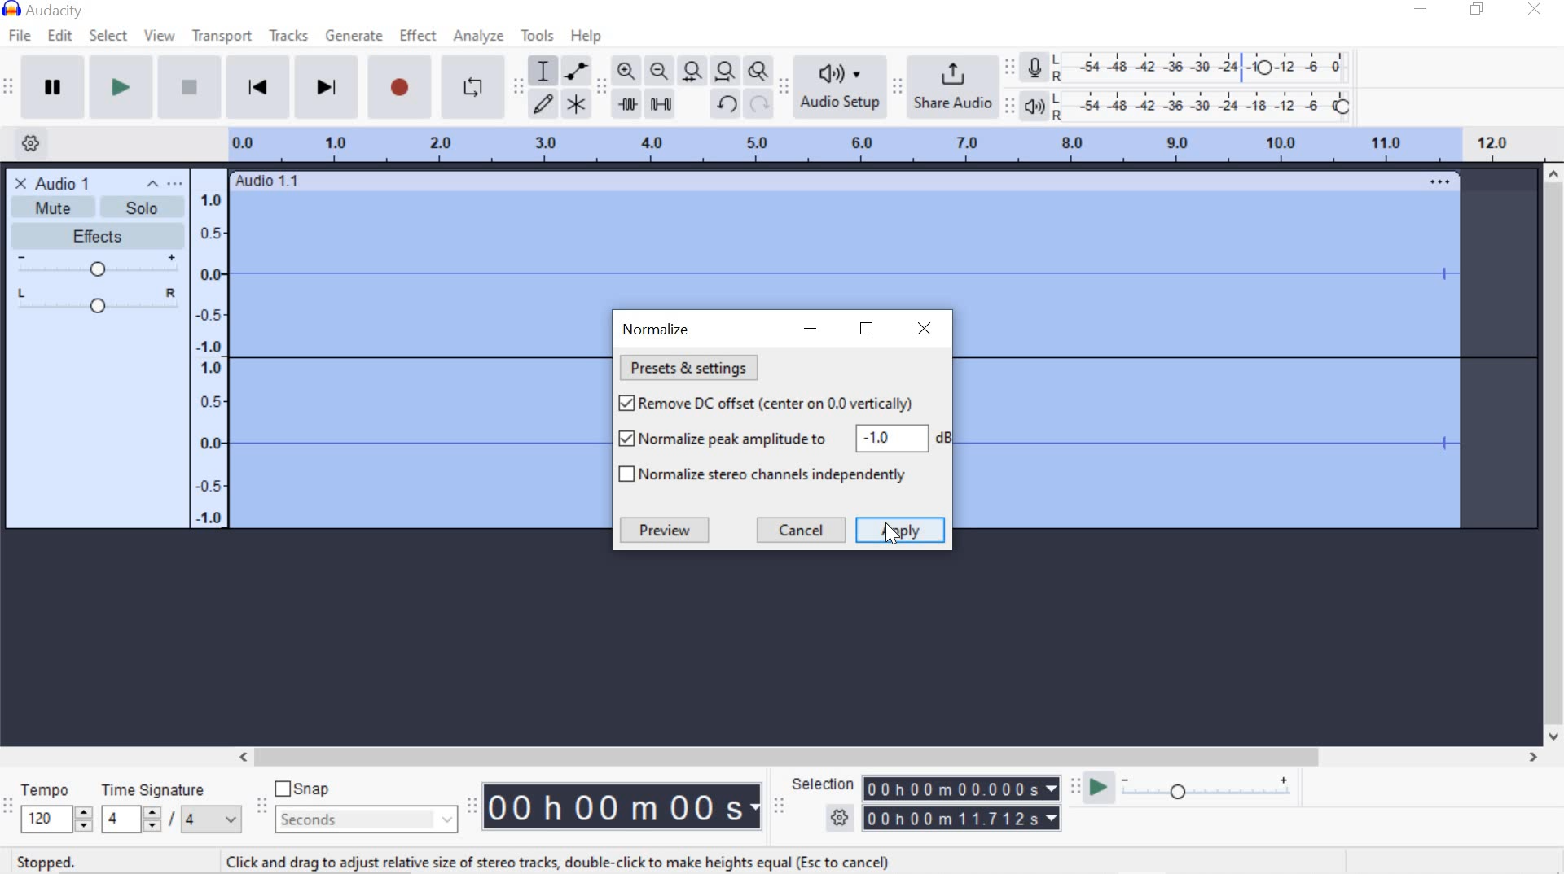 The image size is (1564, 874). I want to click on preview, so click(669, 530).